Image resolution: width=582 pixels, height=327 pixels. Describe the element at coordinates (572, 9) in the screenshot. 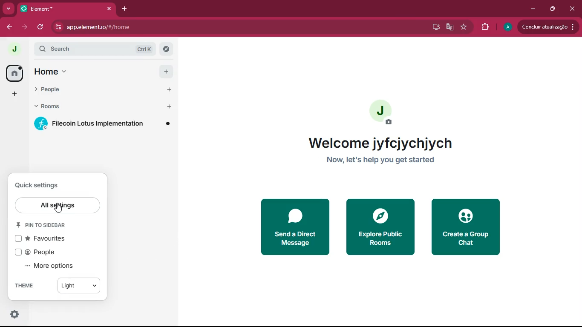

I see `close` at that location.